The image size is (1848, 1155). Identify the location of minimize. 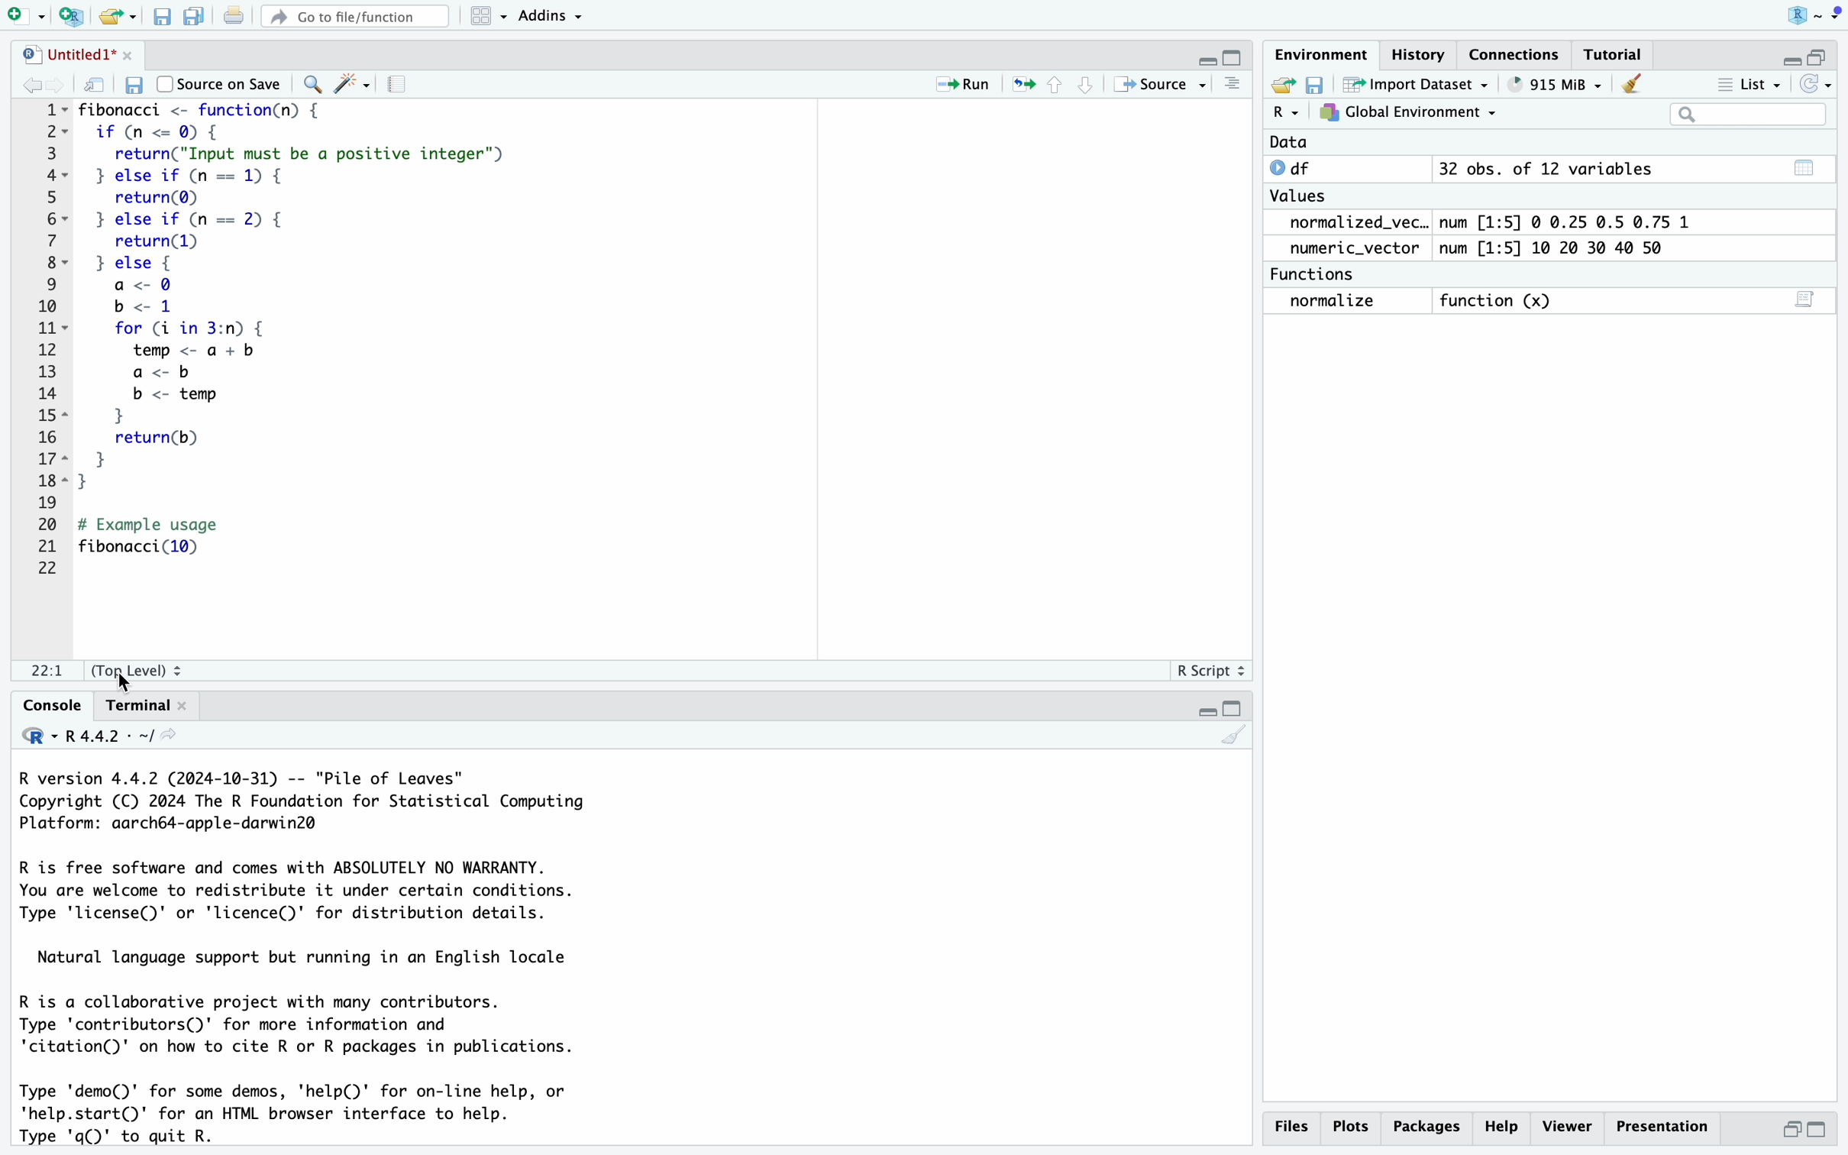
(1200, 54).